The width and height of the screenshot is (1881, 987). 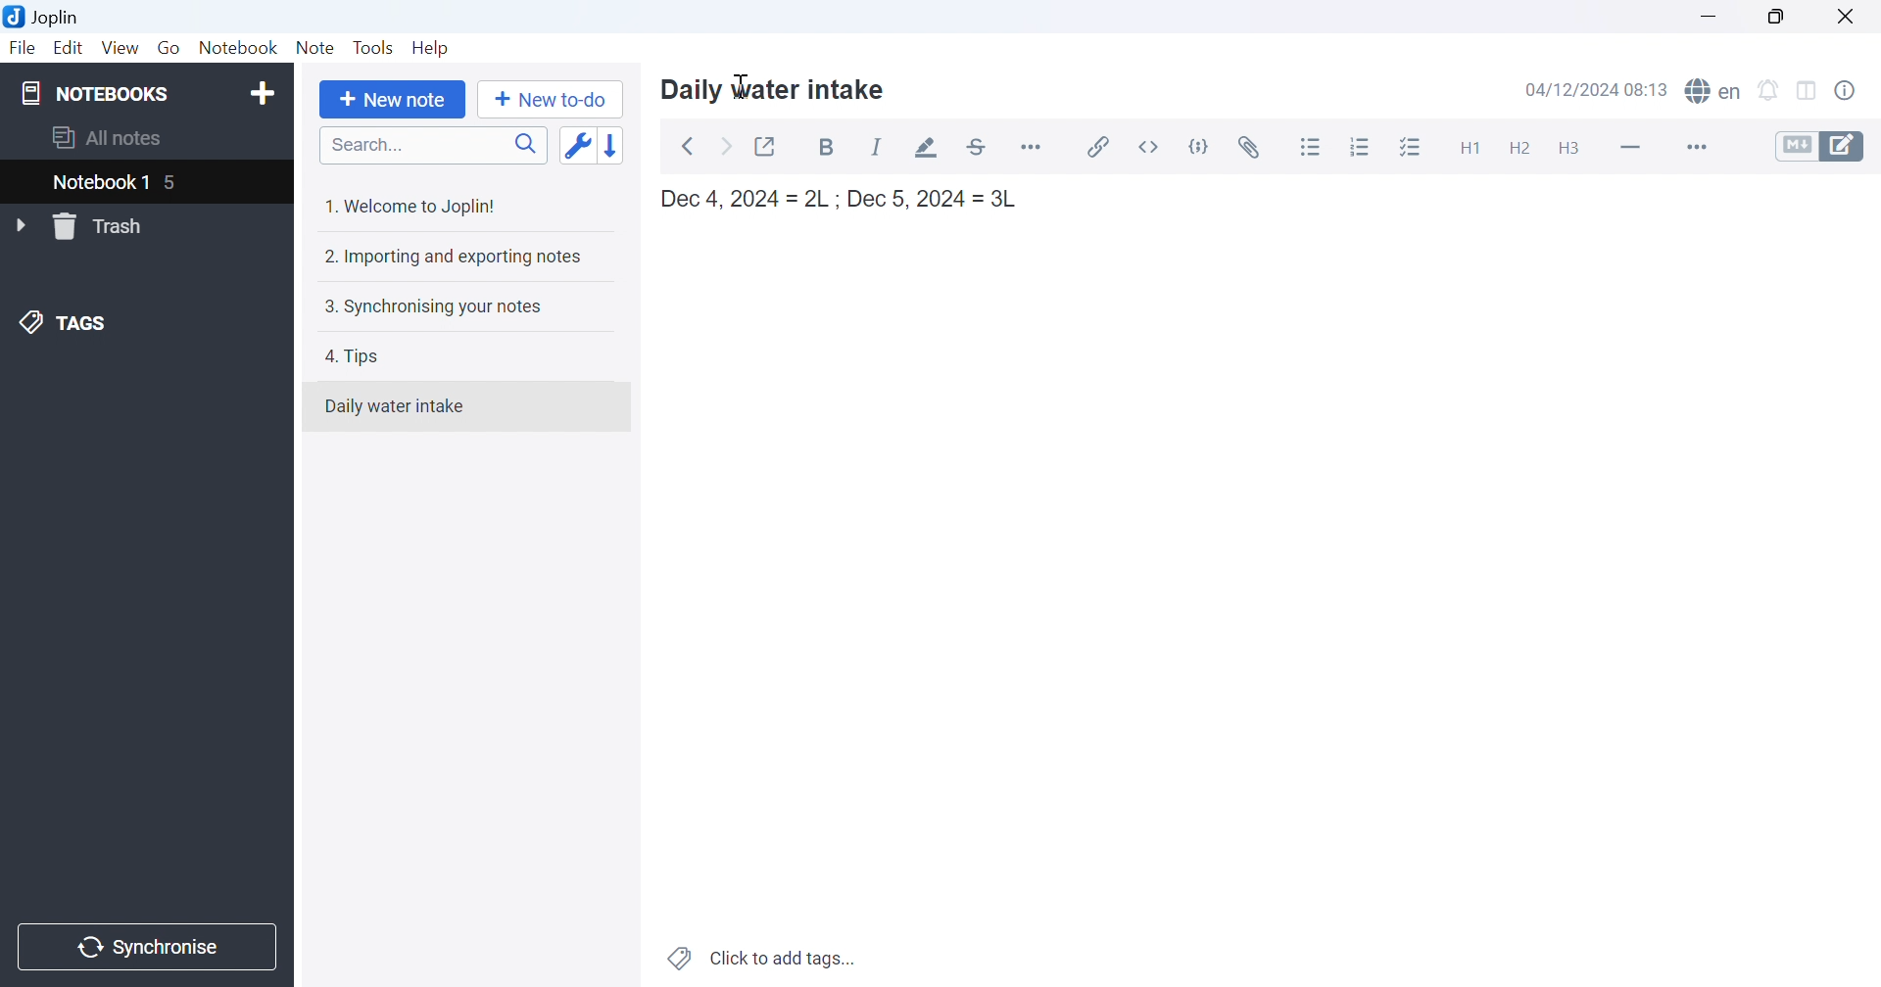 I want to click on Note, so click(x=316, y=49).